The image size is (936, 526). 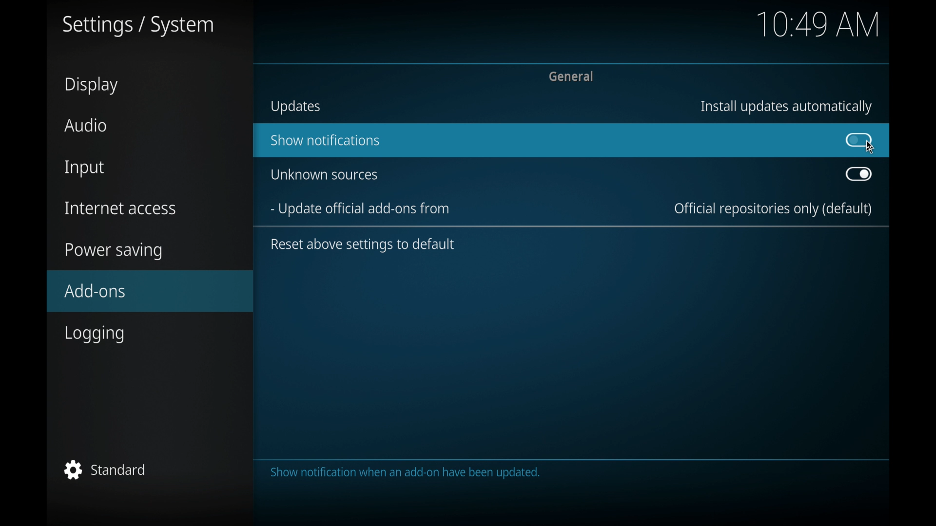 I want to click on audio, so click(x=86, y=126).